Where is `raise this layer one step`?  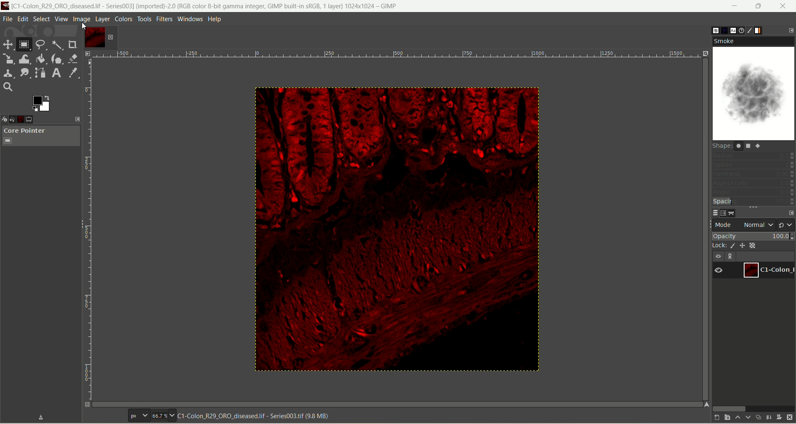
raise this layer one step is located at coordinates (738, 418).